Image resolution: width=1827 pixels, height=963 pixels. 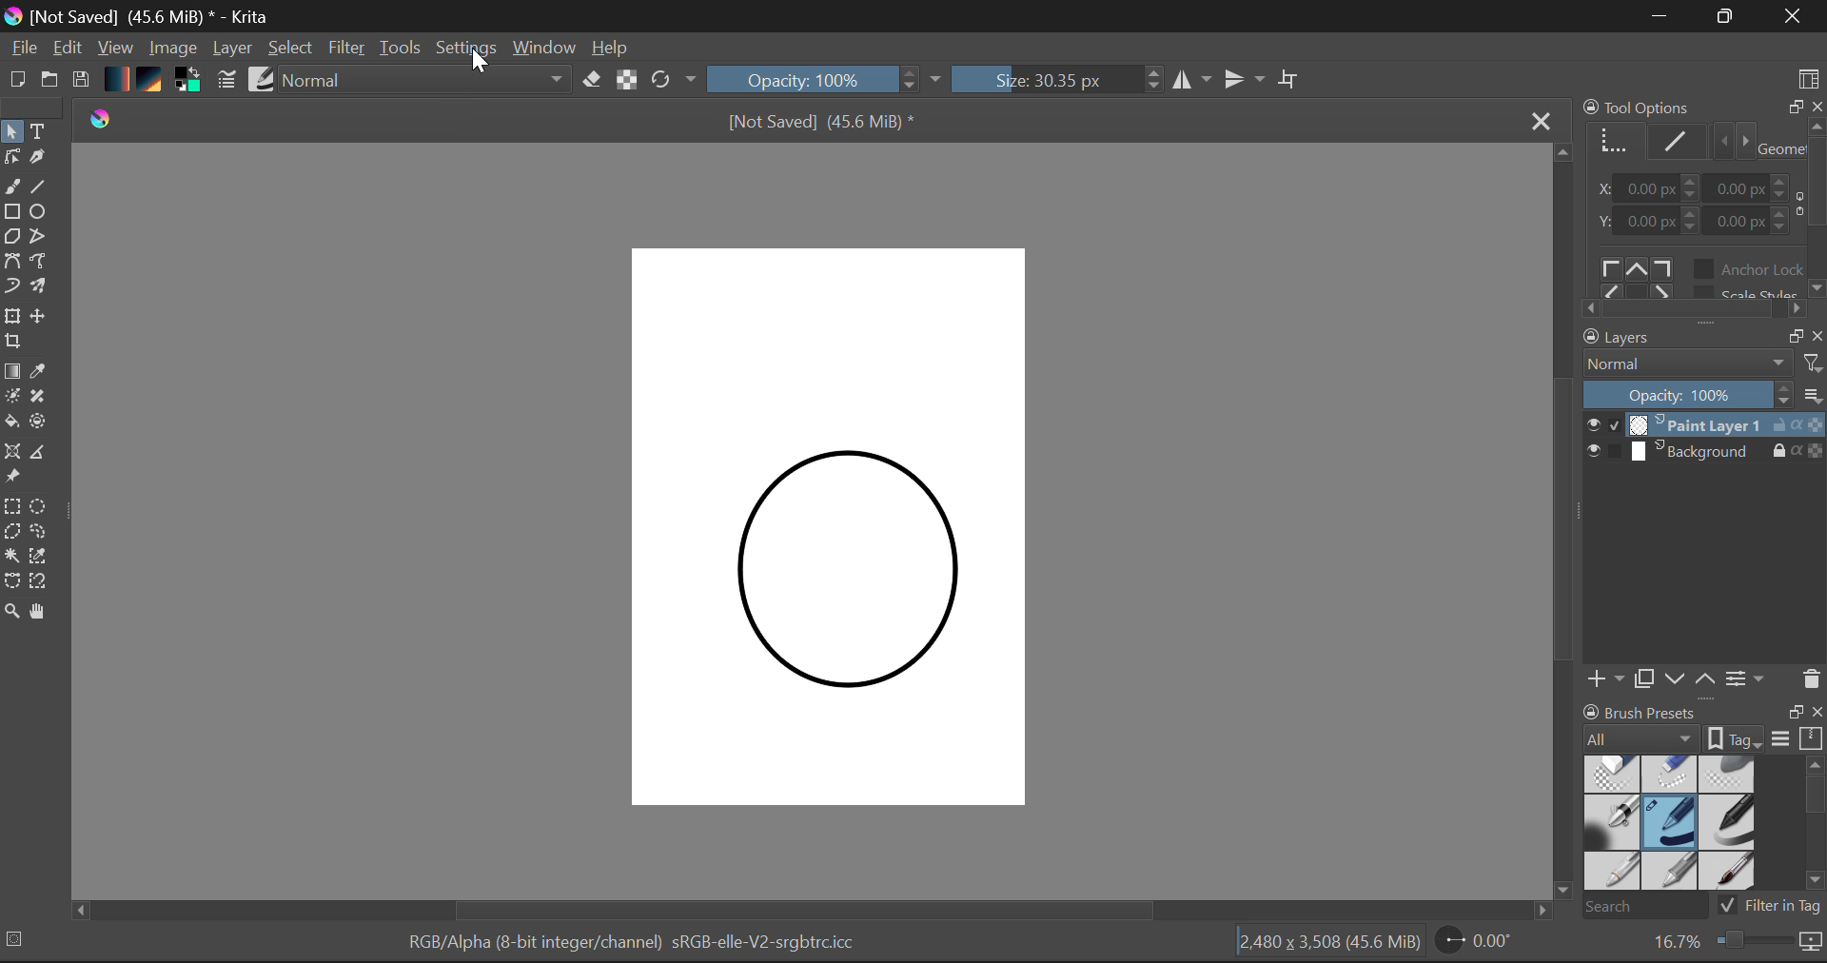 What do you see at coordinates (11, 187) in the screenshot?
I see `Freehand` at bounding box center [11, 187].